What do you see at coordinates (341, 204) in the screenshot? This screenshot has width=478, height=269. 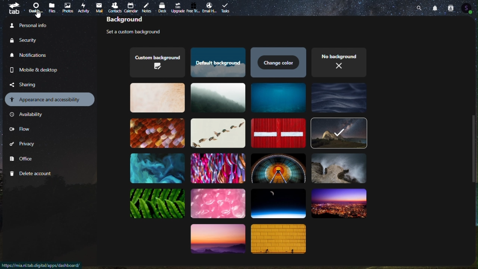 I see `Themes` at bounding box center [341, 204].